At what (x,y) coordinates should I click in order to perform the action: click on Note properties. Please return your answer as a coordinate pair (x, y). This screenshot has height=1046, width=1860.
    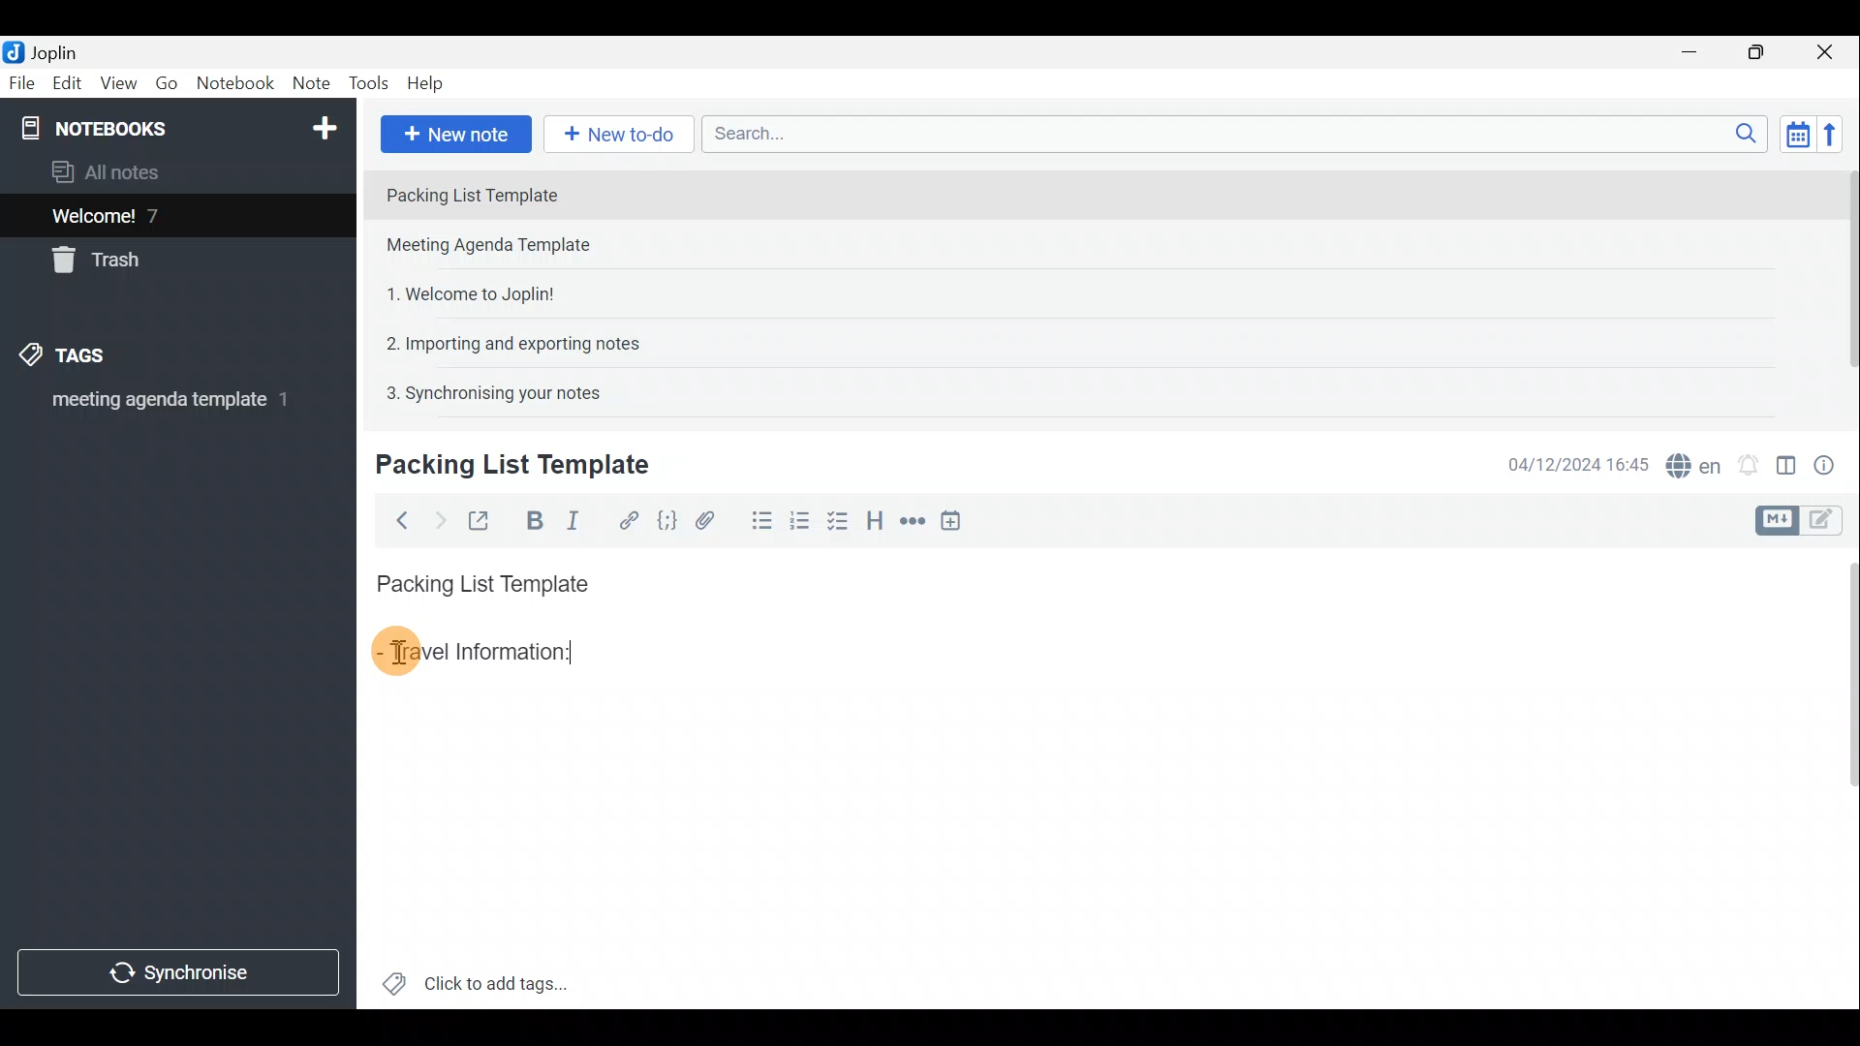
    Looking at the image, I should click on (1831, 462).